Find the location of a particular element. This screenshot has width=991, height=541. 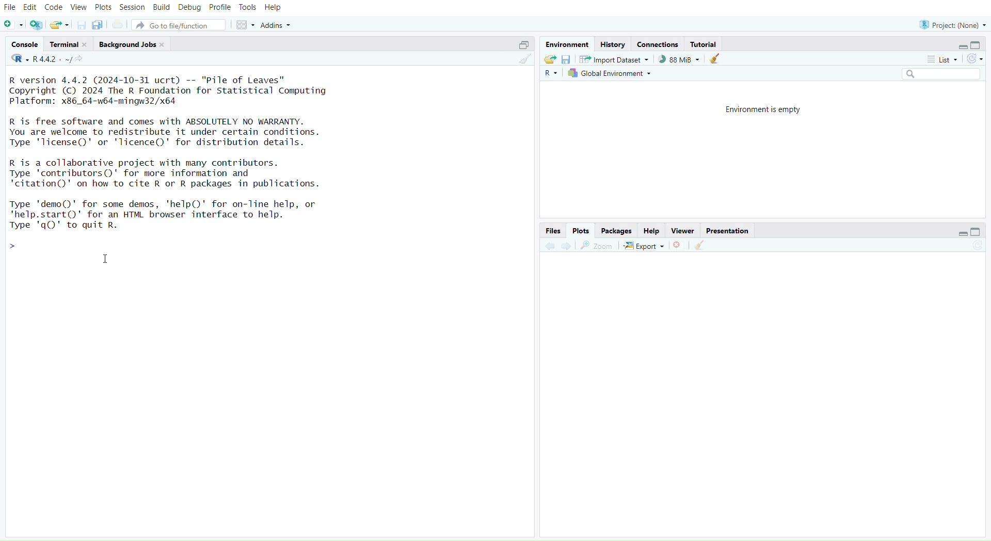

refresh all plot is located at coordinates (971, 246).